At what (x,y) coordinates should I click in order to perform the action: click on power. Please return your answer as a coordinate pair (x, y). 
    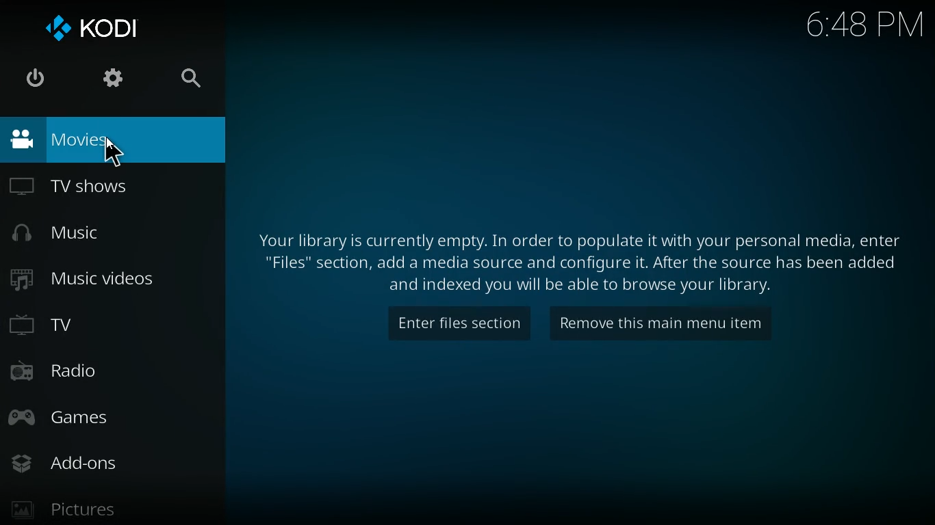
    Looking at the image, I should click on (35, 78).